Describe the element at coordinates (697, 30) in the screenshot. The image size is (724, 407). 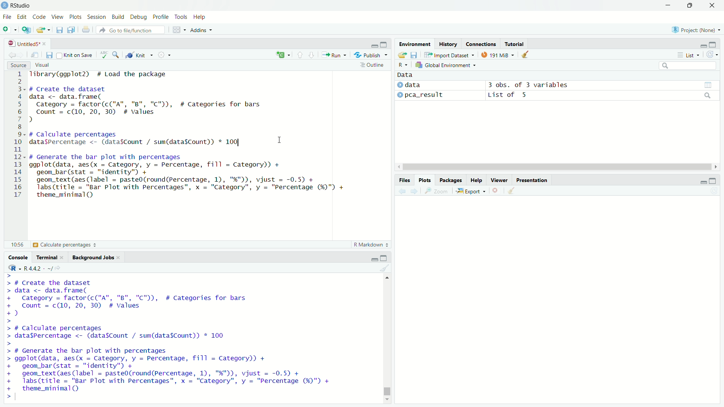
I see `selected project: None` at that location.